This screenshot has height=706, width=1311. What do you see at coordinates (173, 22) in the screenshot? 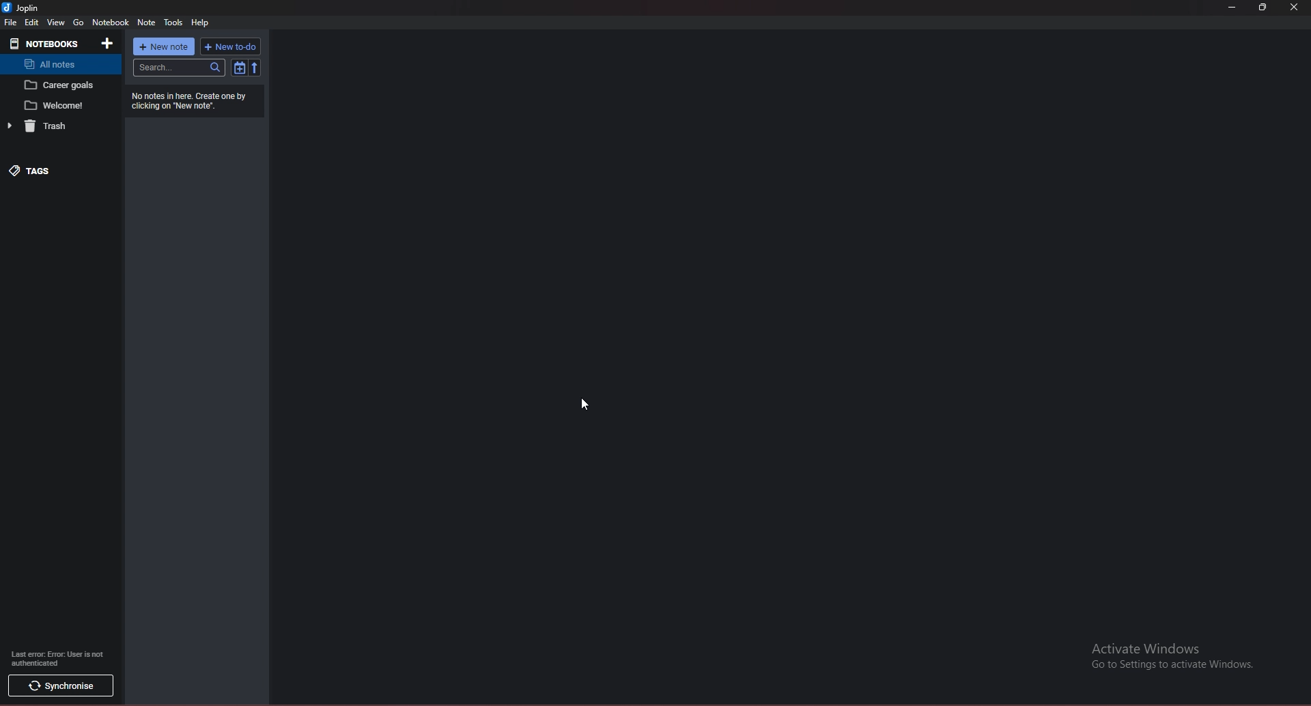
I see `tools` at bounding box center [173, 22].